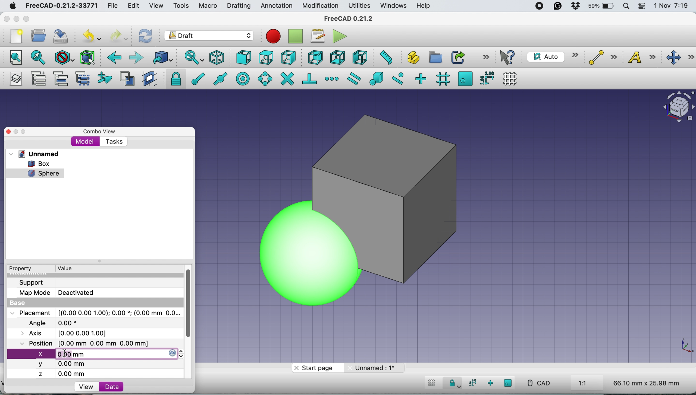 The image size is (696, 395). What do you see at coordinates (471, 383) in the screenshot?
I see `snap dimensions` at bounding box center [471, 383].